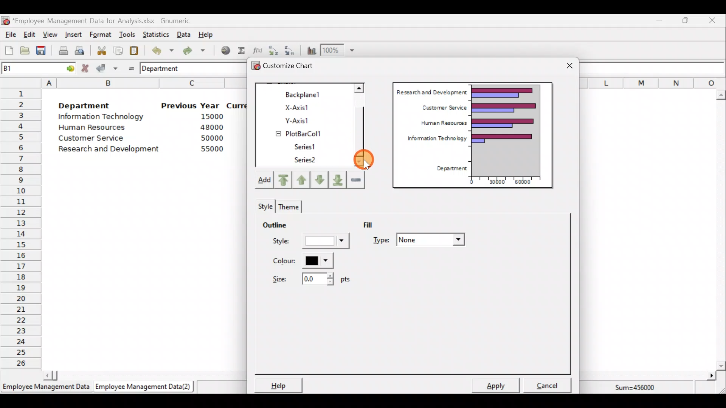 The image size is (726, 408). What do you see at coordinates (214, 138) in the screenshot?
I see `50000` at bounding box center [214, 138].